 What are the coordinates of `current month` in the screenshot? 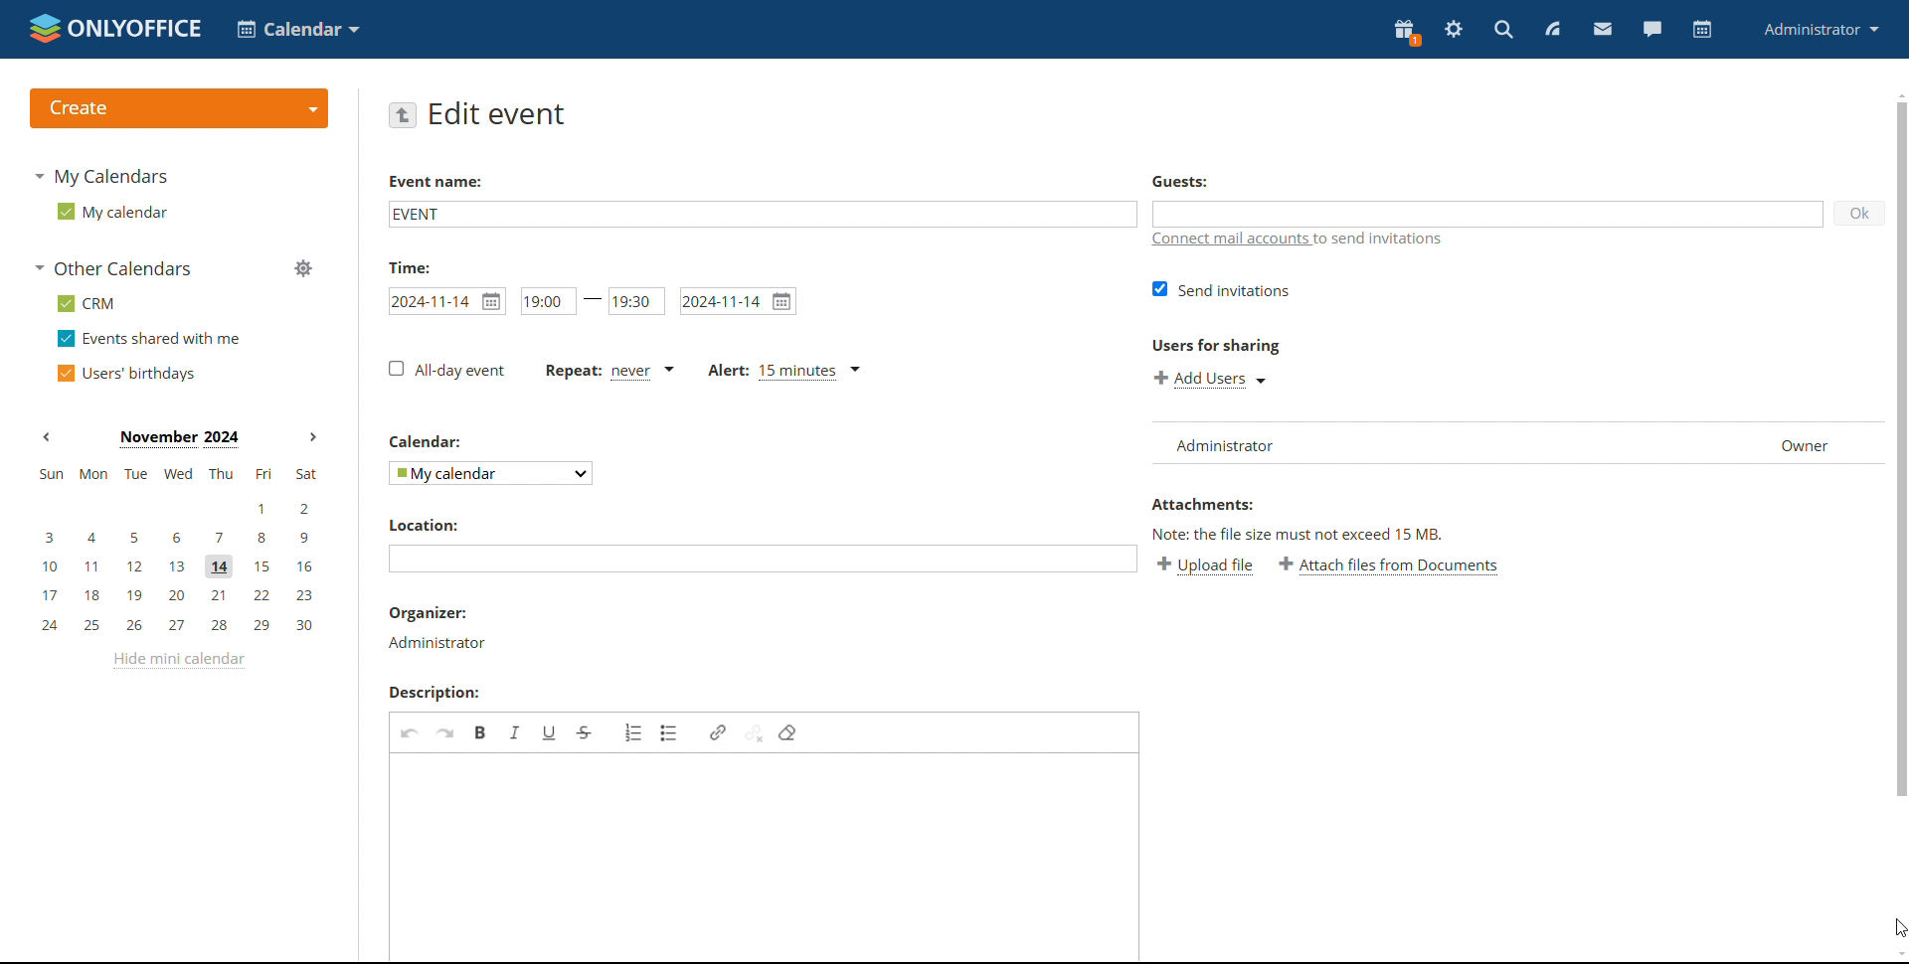 It's located at (179, 440).